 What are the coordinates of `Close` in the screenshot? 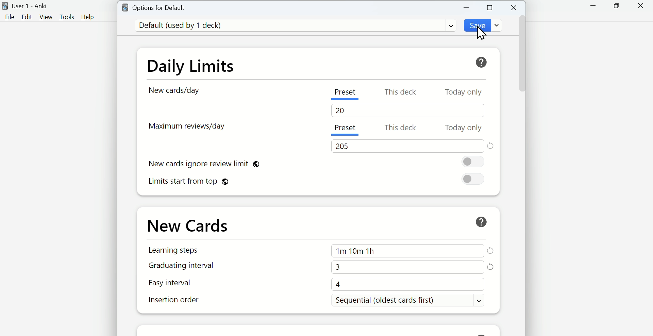 It's located at (514, 7).